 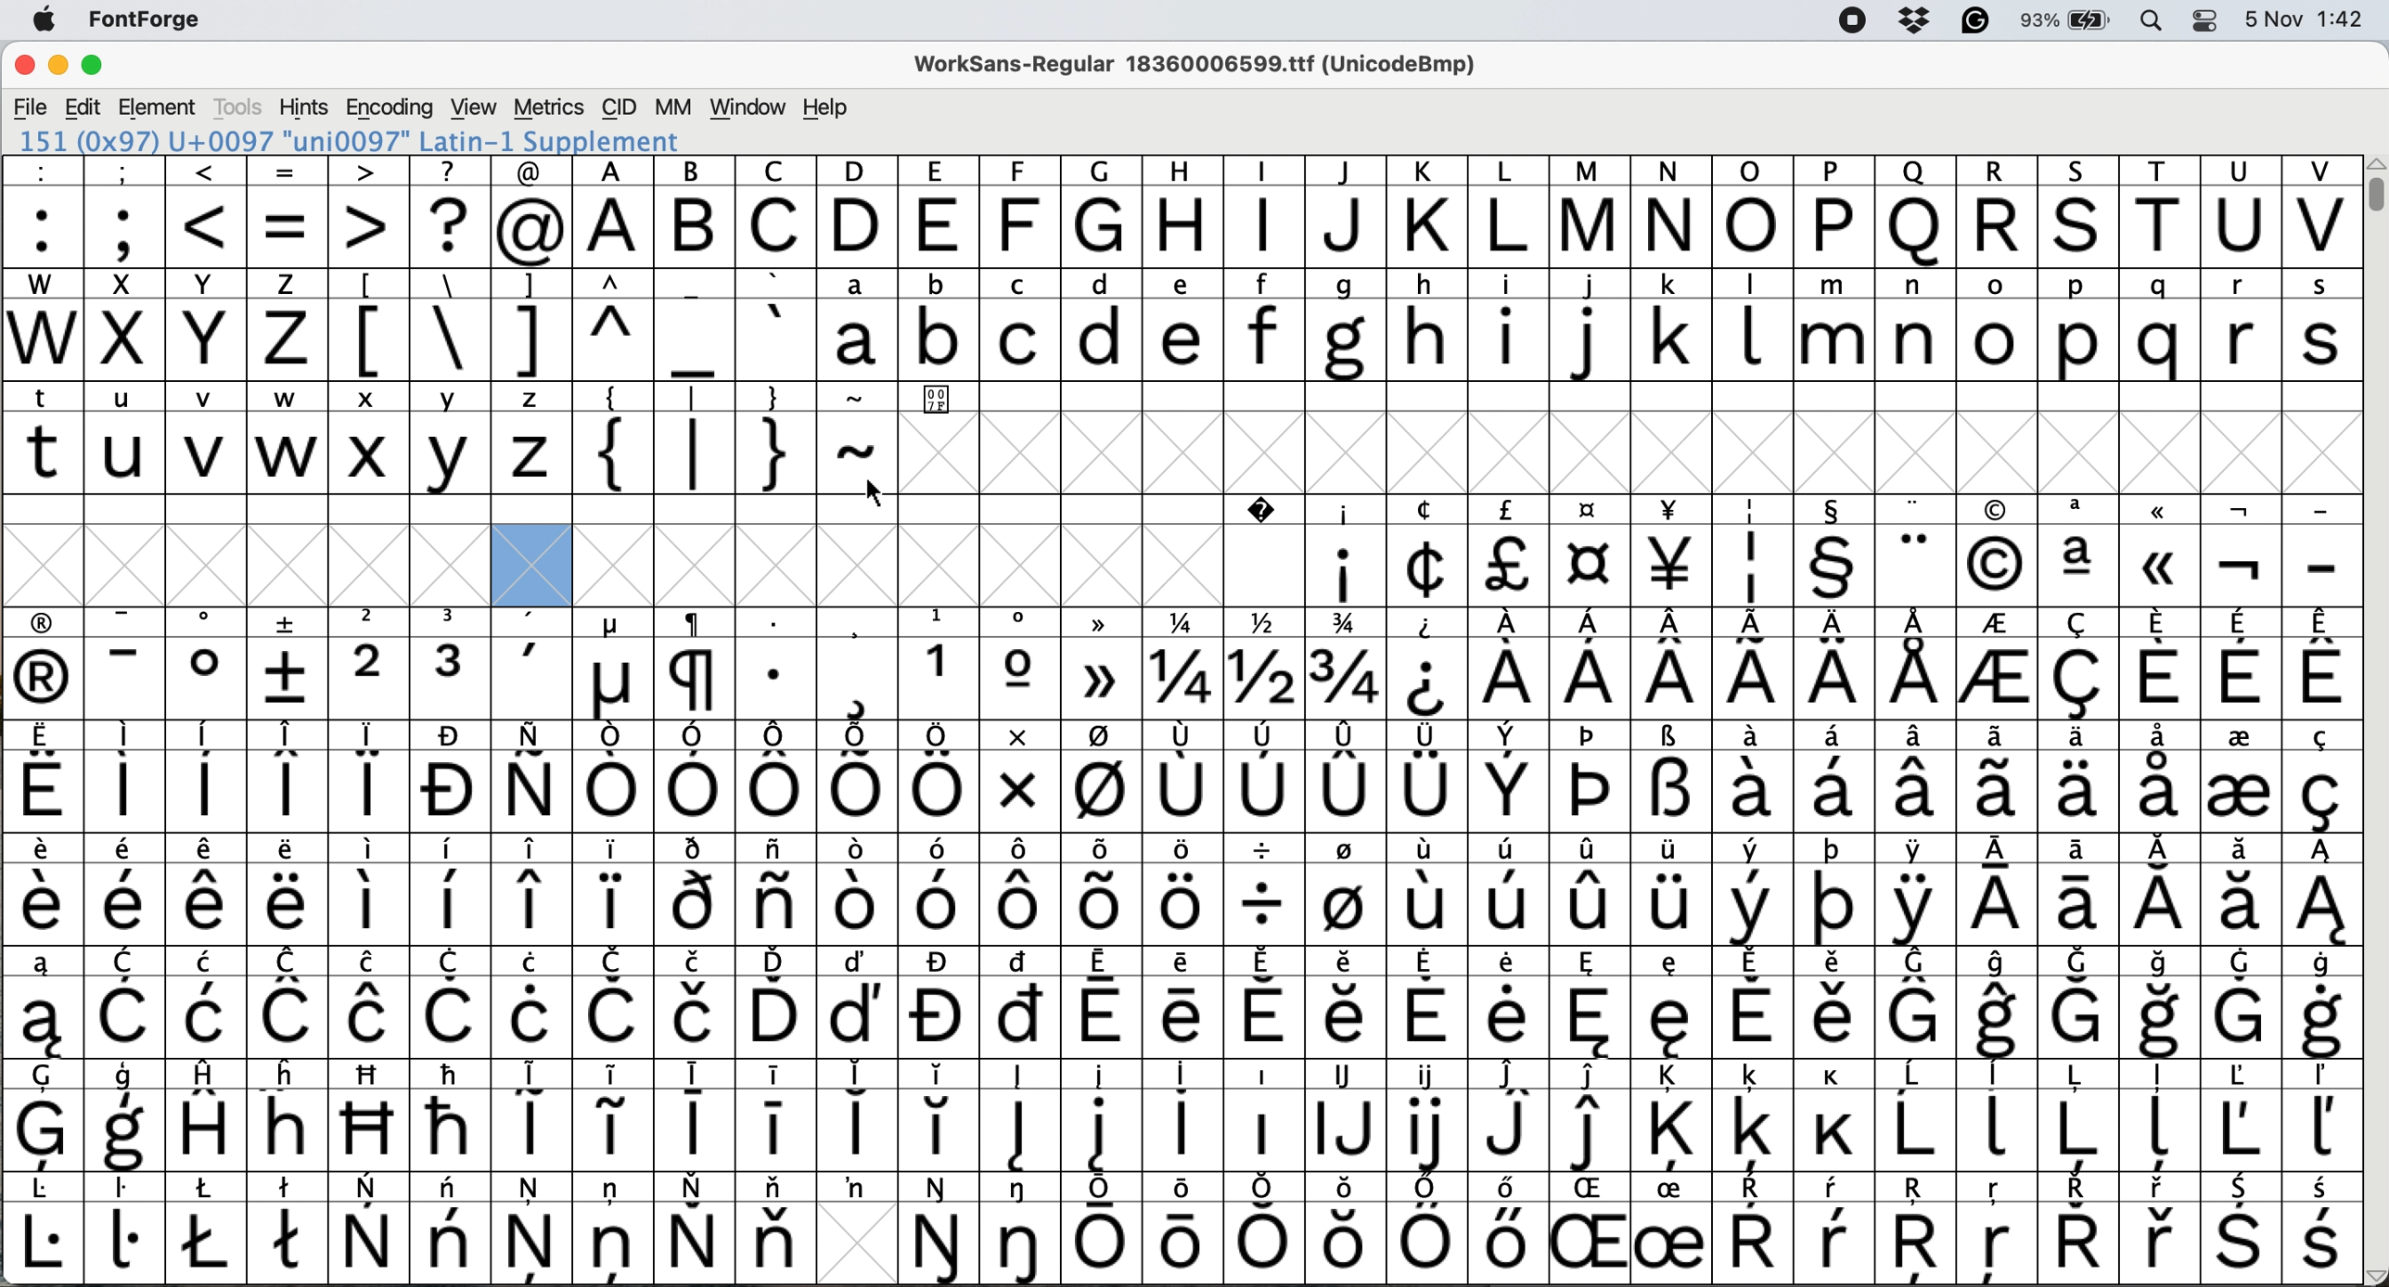 I want to click on , so click(x=2162, y=550).